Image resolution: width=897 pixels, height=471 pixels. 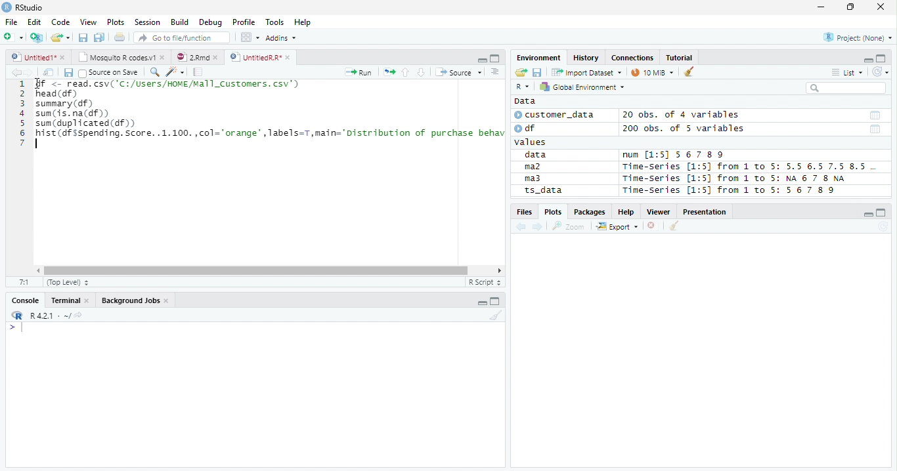 I want to click on Re-run, so click(x=389, y=73).